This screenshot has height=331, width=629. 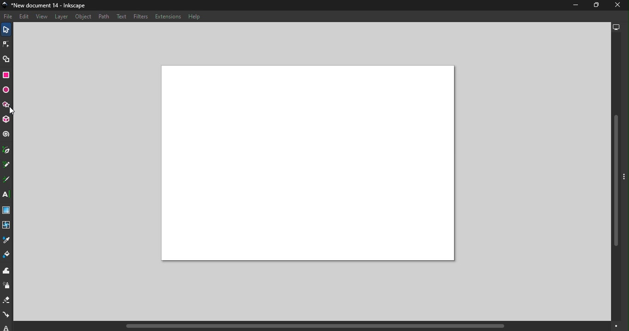 I want to click on Horizontal scroll bar, so click(x=317, y=326).